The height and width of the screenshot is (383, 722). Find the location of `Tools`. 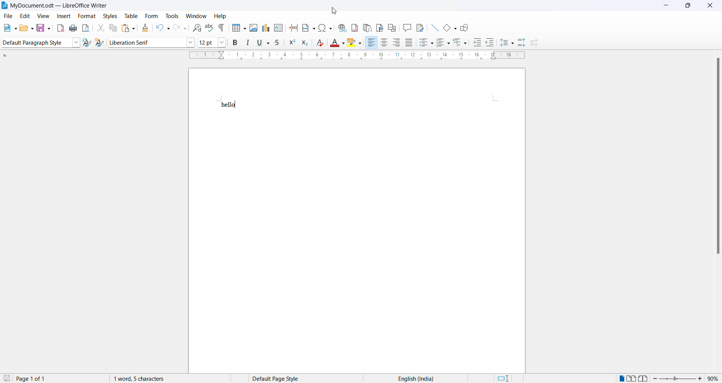

Tools is located at coordinates (172, 16).